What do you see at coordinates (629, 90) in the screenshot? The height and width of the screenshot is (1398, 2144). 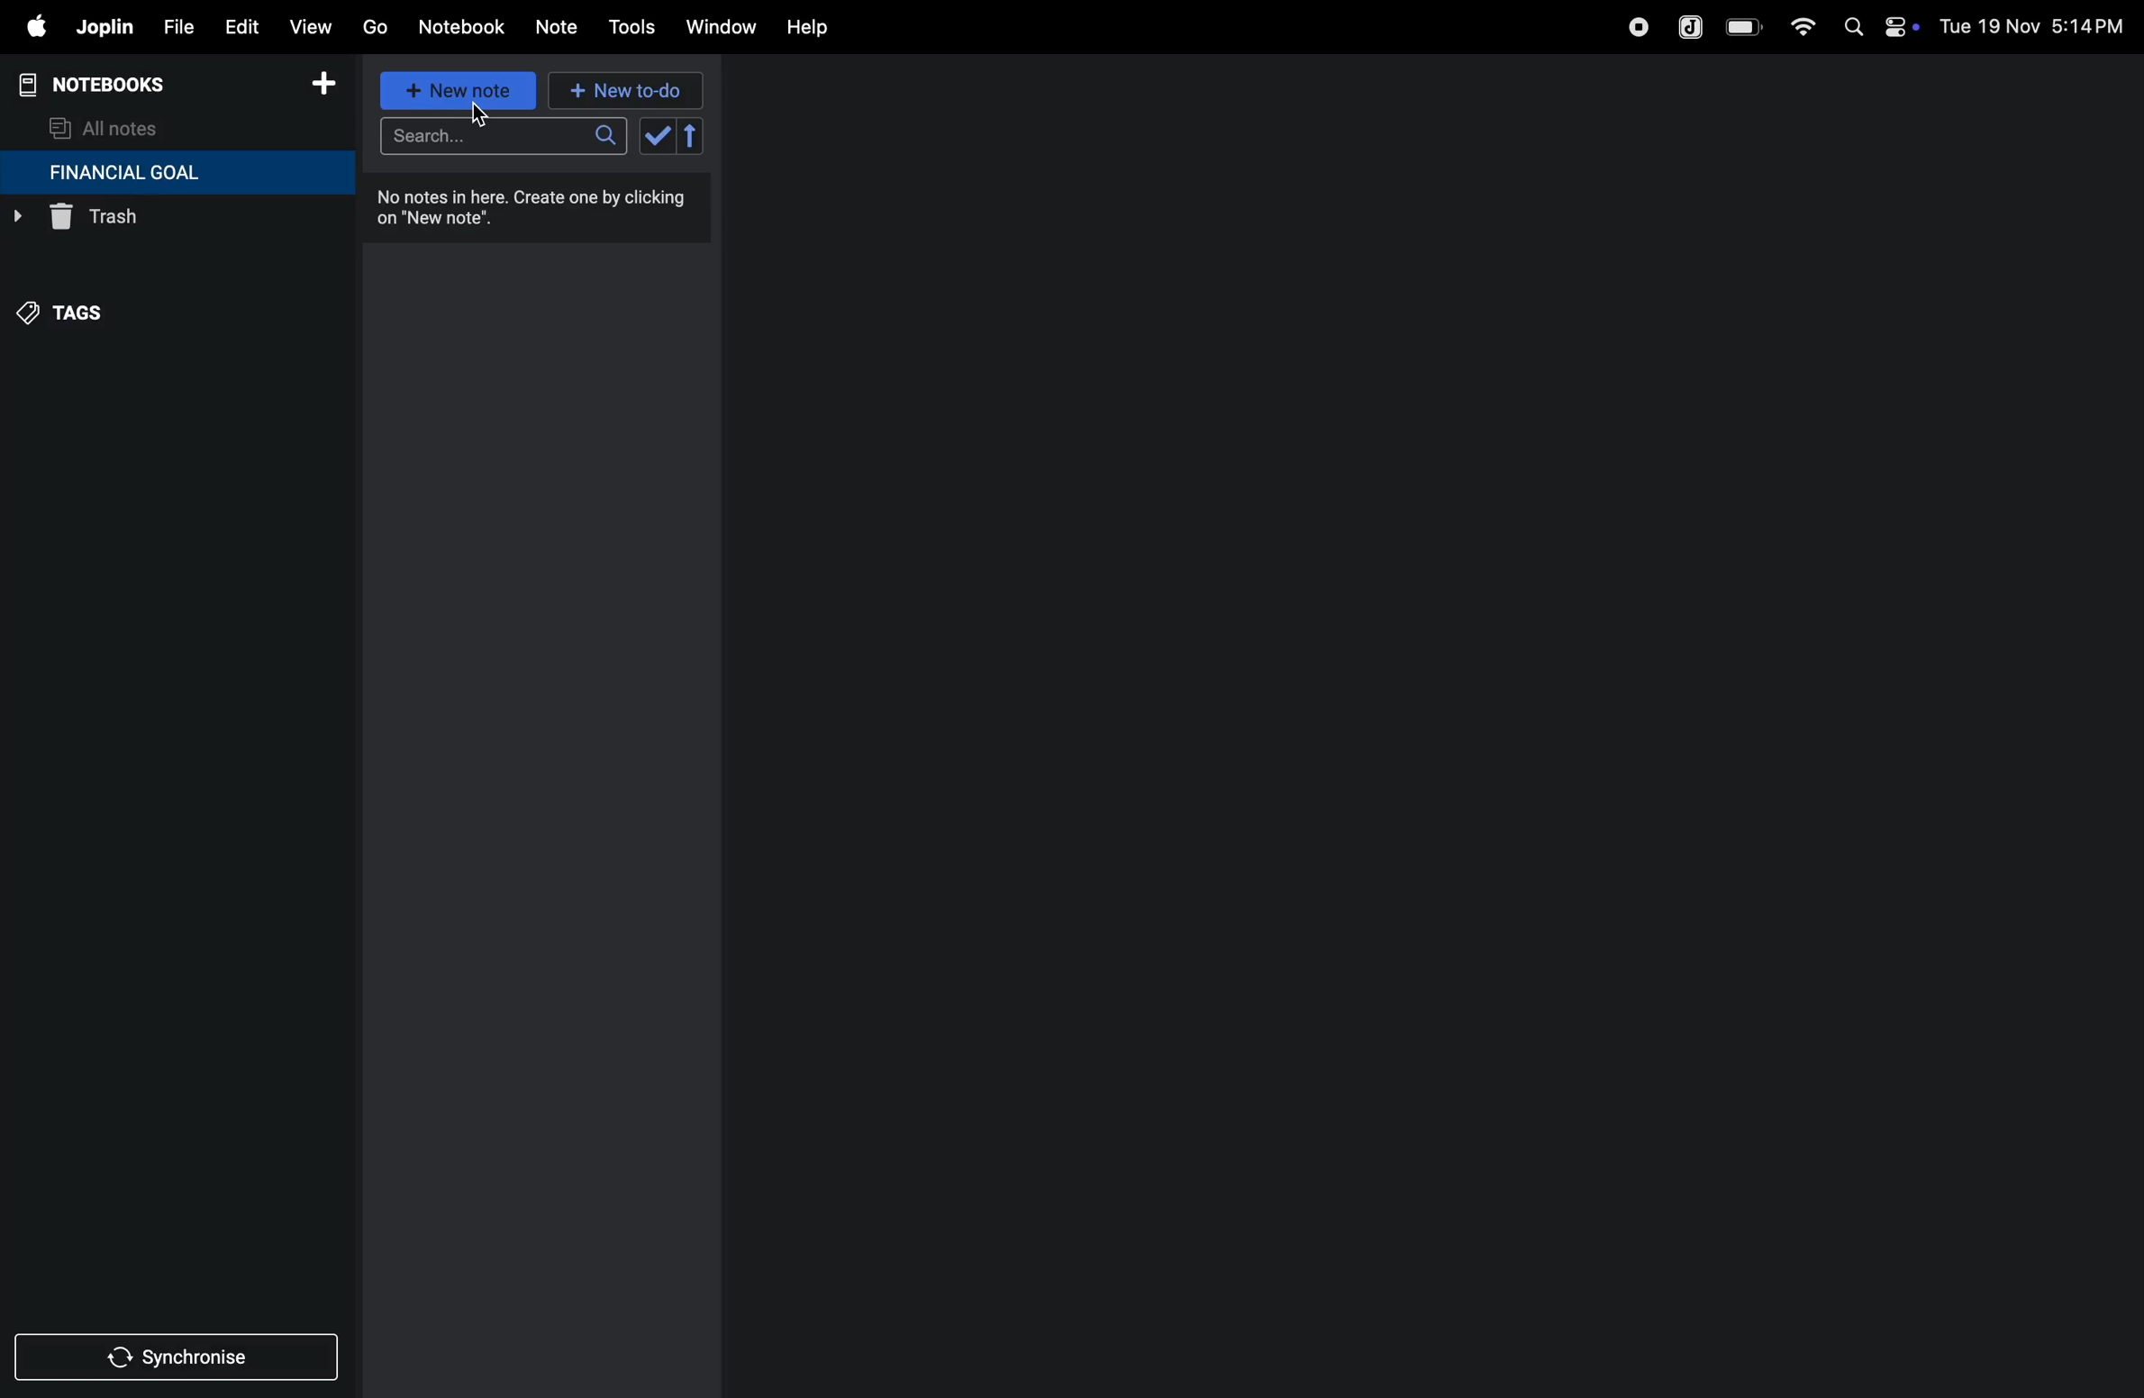 I see `new to-do` at bounding box center [629, 90].